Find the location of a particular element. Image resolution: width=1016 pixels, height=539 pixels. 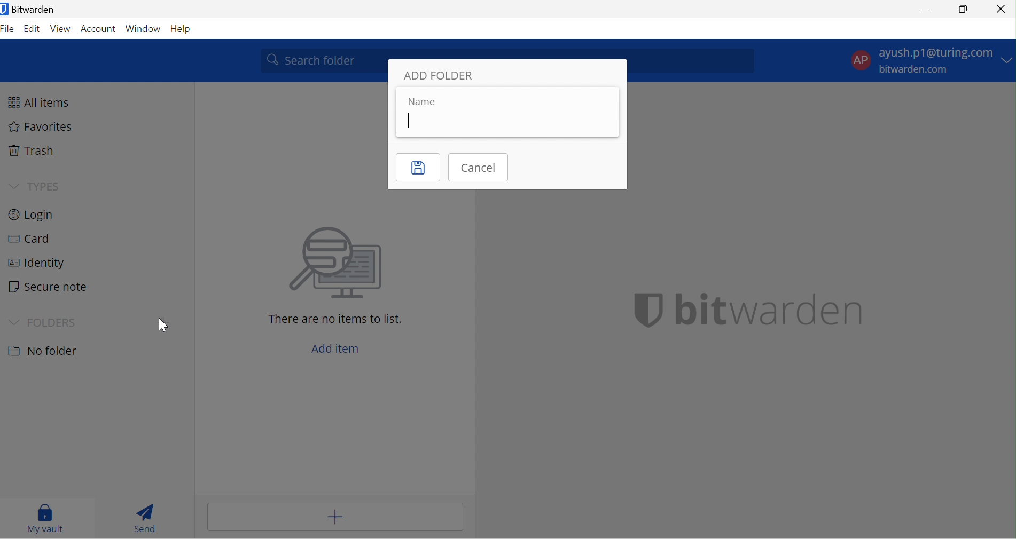

Drop Down is located at coordinates (14, 186).